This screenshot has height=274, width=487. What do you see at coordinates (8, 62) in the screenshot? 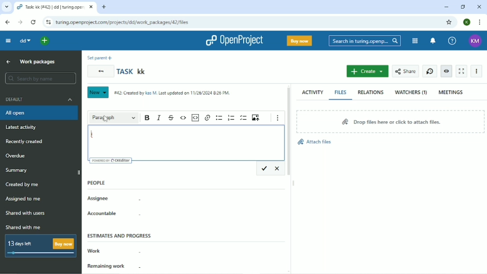
I see `Up` at bounding box center [8, 62].